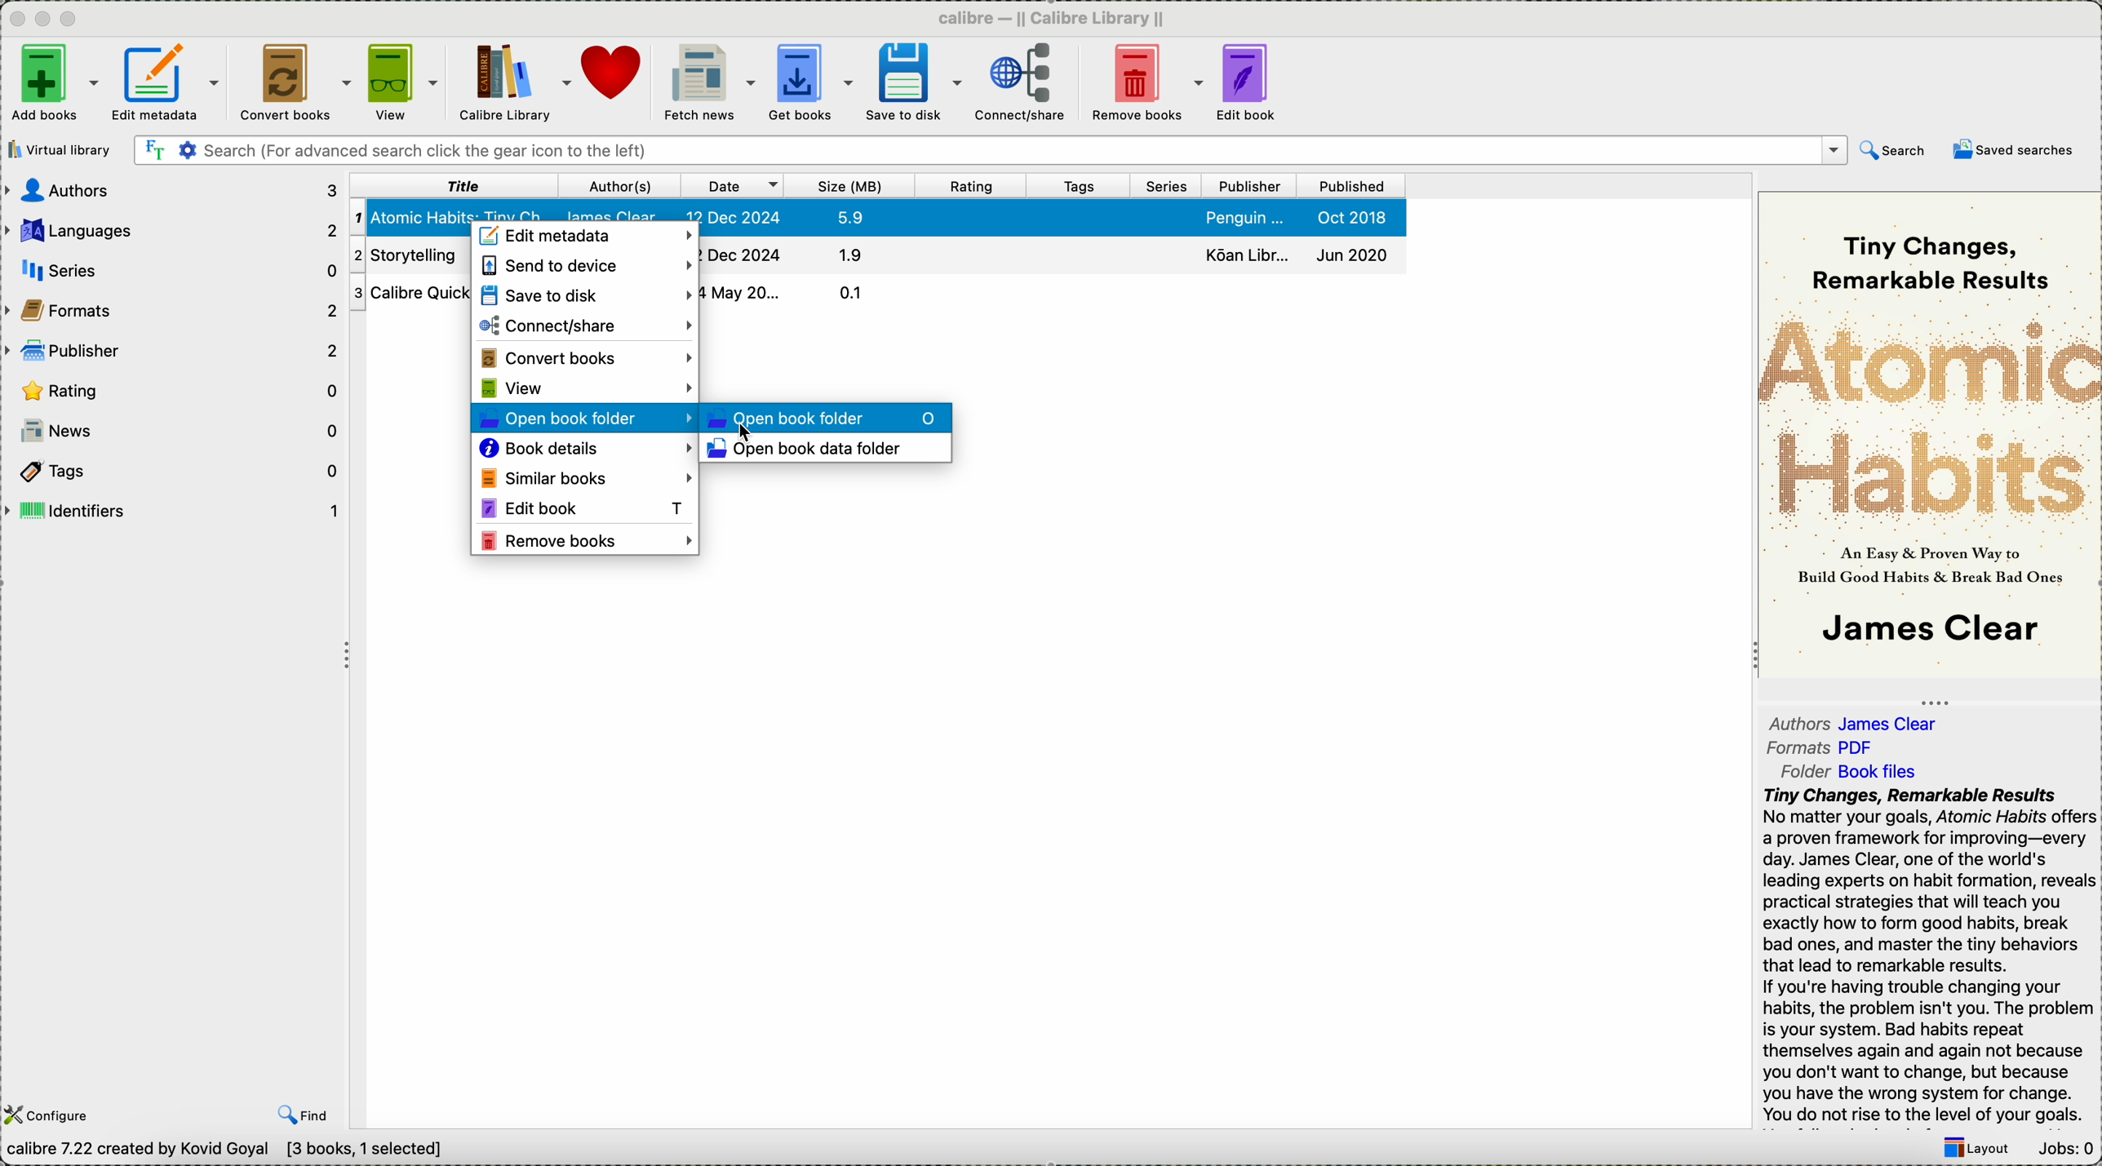 The width and height of the screenshot is (2102, 1166). Describe the element at coordinates (1350, 186) in the screenshot. I see `published` at that location.